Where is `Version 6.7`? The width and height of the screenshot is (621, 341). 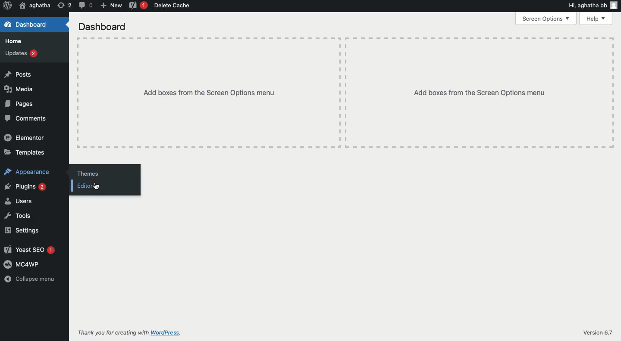
Version 6.7 is located at coordinates (596, 332).